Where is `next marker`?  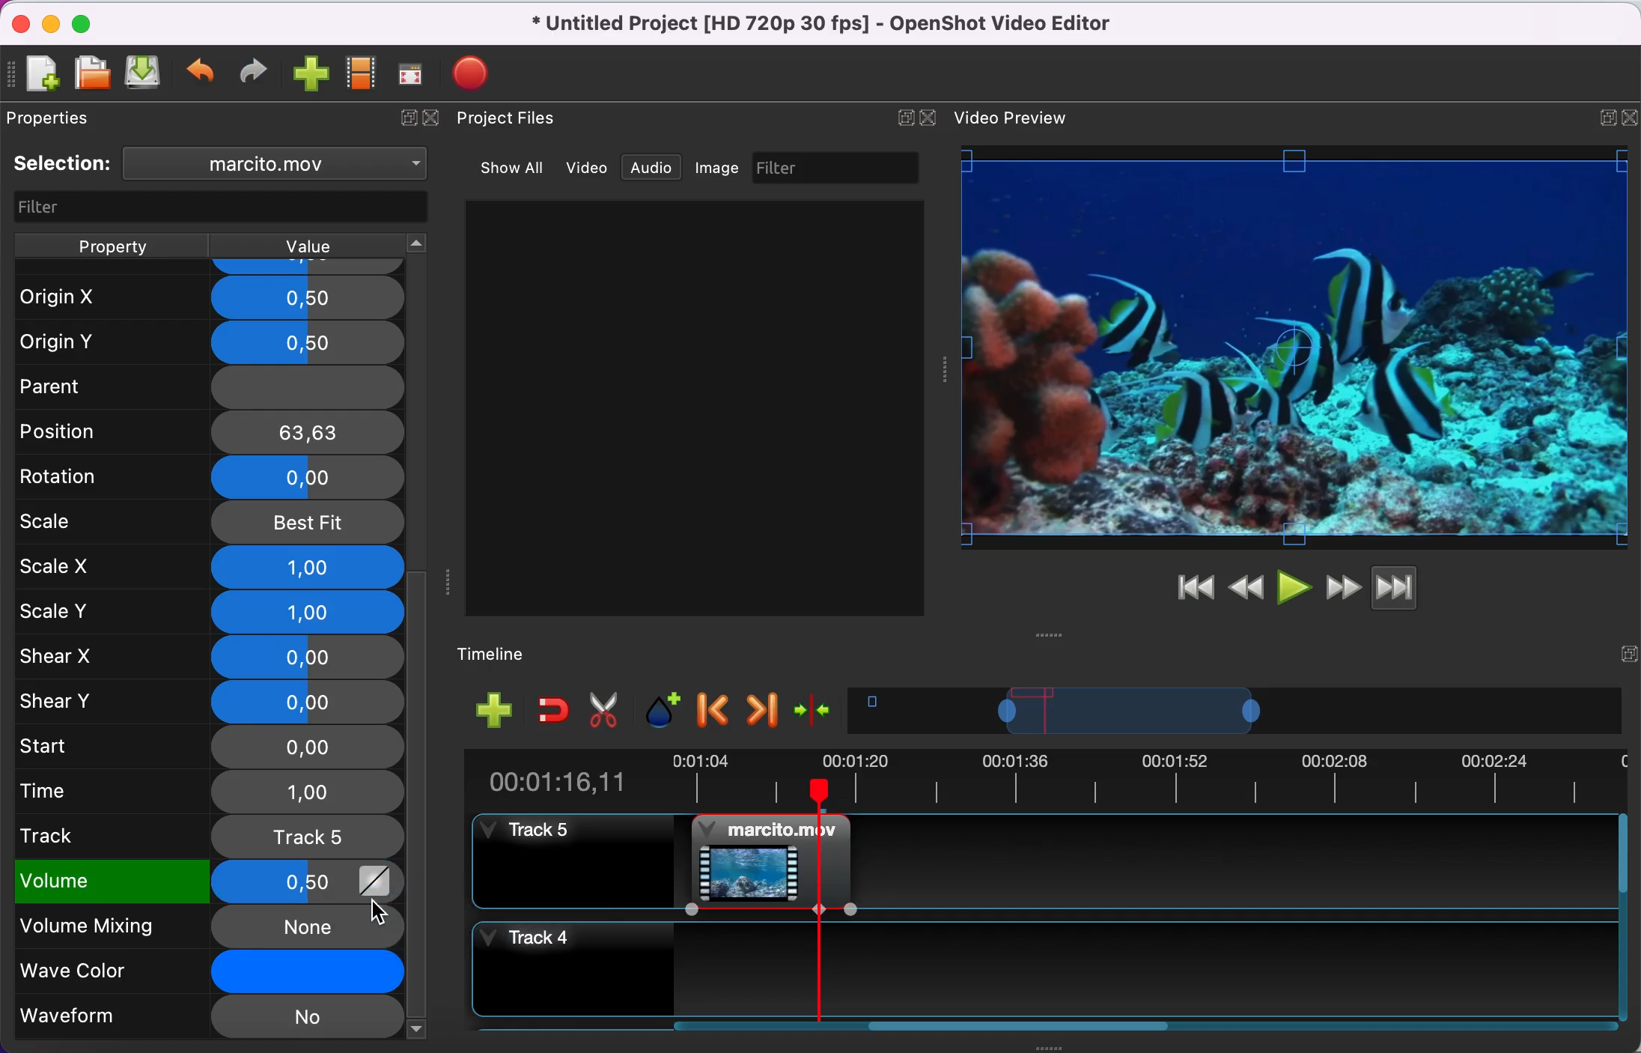
next marker is located at coordinates (761, 711).